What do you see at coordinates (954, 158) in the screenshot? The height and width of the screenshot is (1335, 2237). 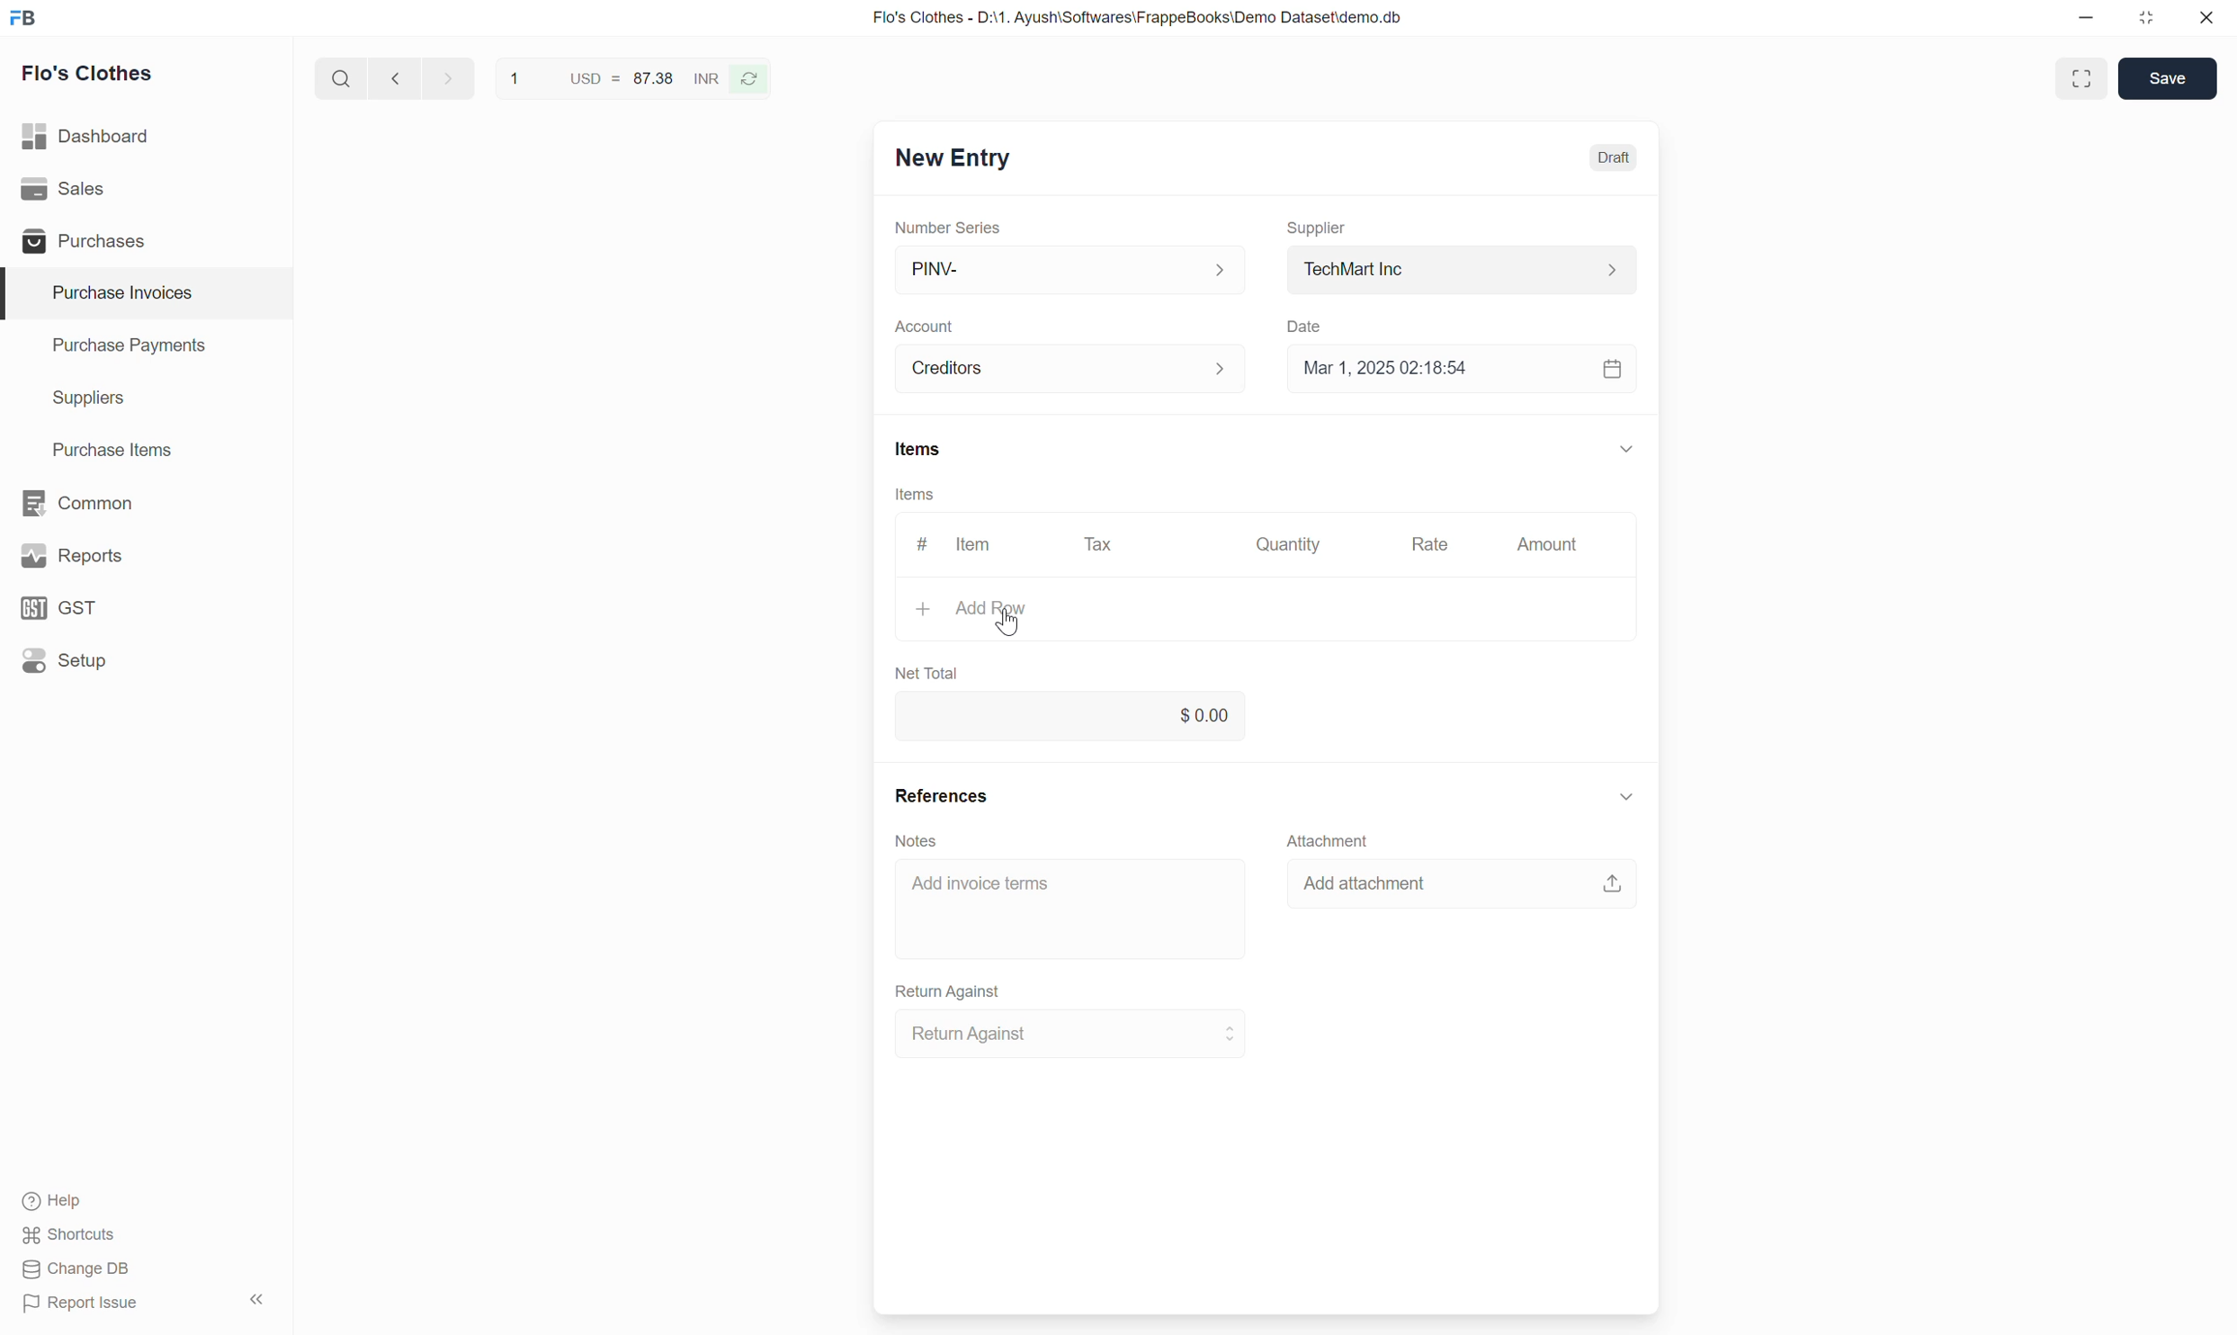 I see `New Entry` at bounding box center [954, 158].